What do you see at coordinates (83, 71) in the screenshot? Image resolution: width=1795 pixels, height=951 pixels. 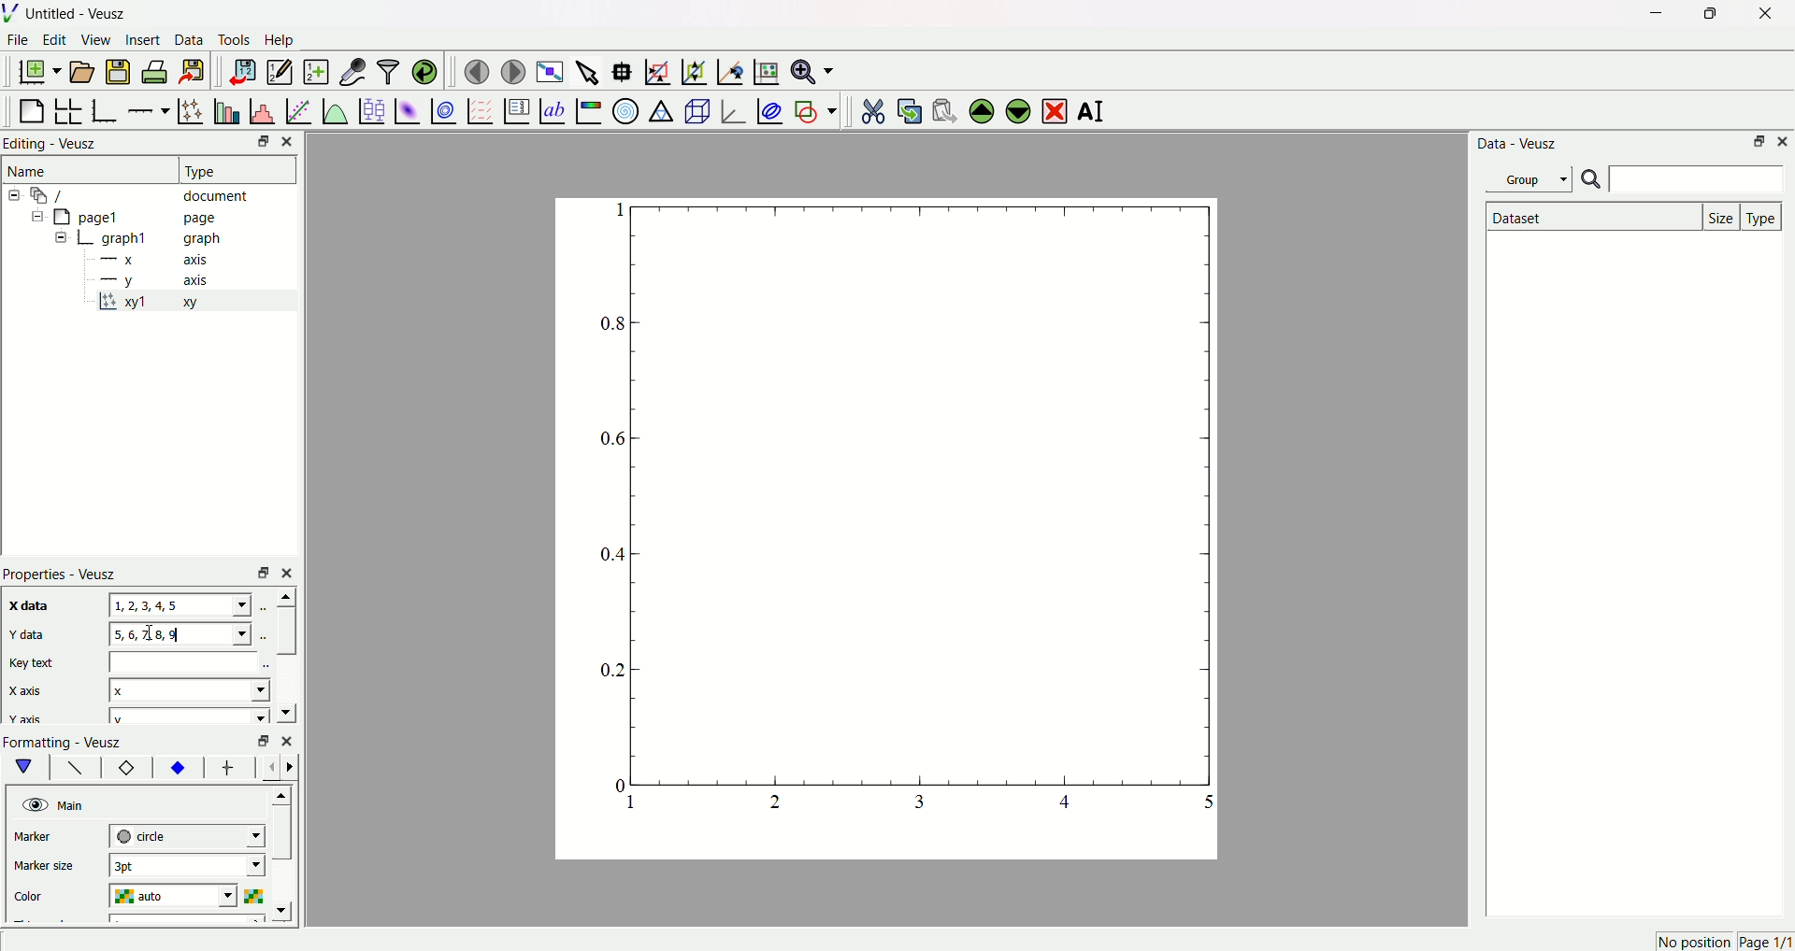 I see `open document` at bounding box center [83, 71].